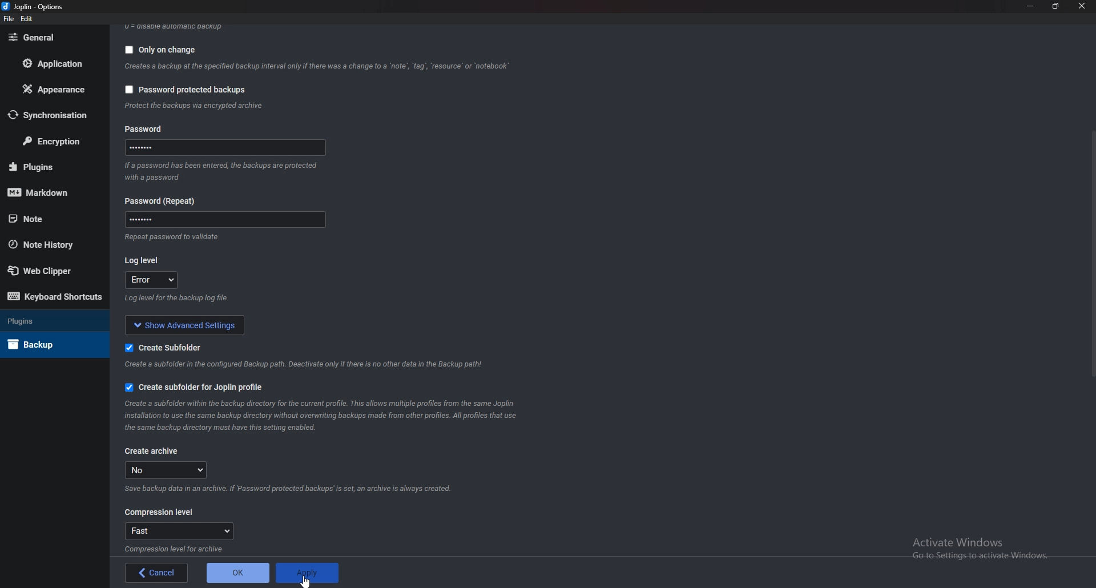 The height and width of the screenshot is (588, 1096). What do you see at coordinates (185, 325) in the screenshot?
I see `show advanced settings` at bounding box center [185, 325].